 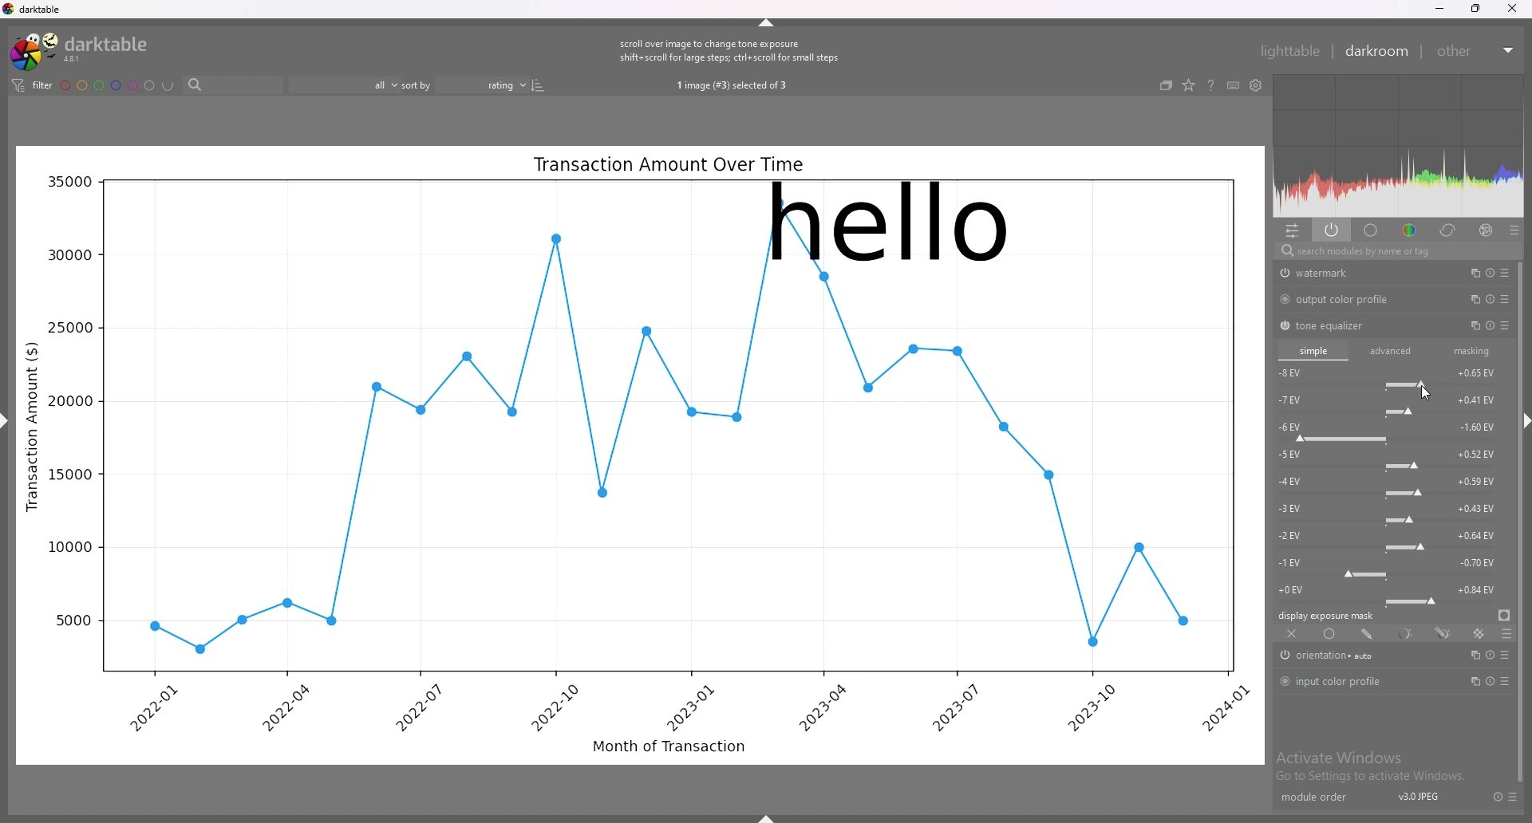 What do you see at coordinates (1449, 230) in the screenshot?
I see `correct` at bounding box center [1449, 230].